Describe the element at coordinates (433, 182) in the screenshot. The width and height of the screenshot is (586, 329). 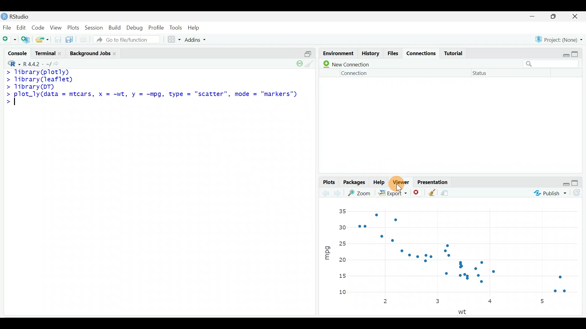
I see `Presentation` at that location.